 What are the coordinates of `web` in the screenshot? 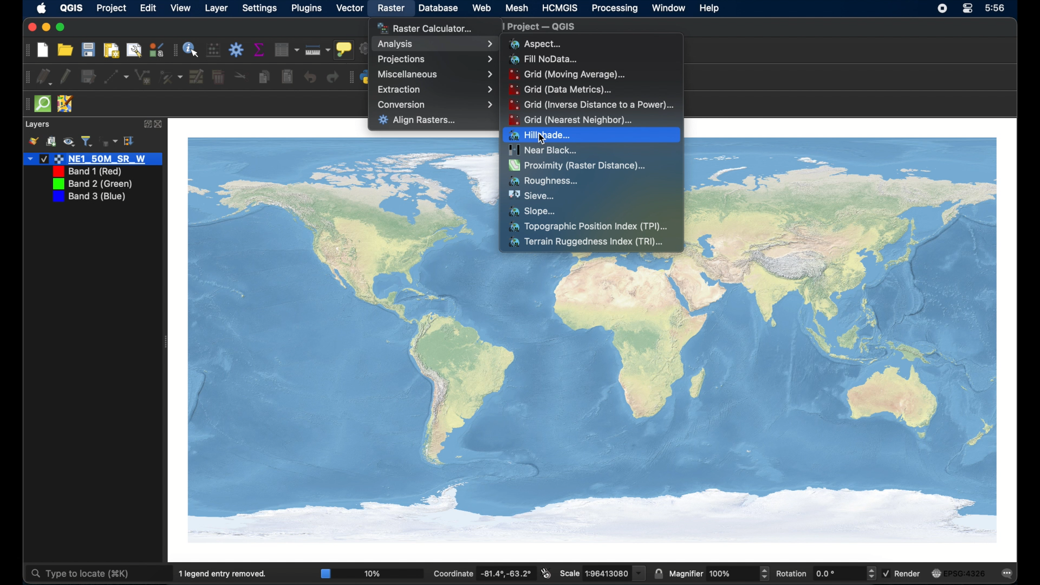 It's located at (482, 8).